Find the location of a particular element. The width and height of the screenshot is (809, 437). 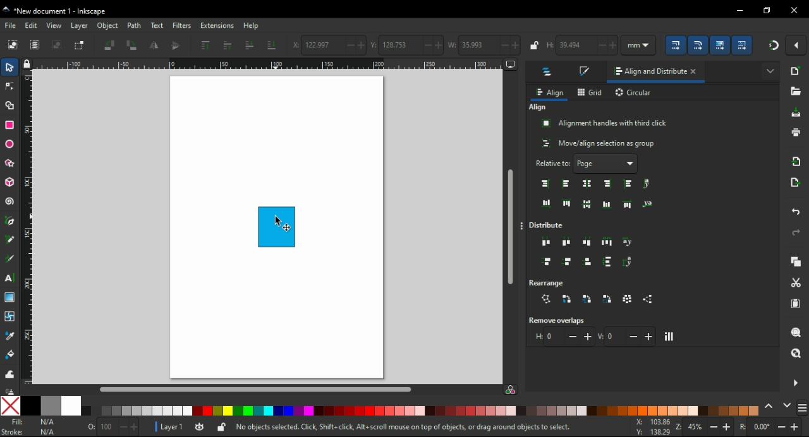

open dialogue is located at coordinates (794, 92).